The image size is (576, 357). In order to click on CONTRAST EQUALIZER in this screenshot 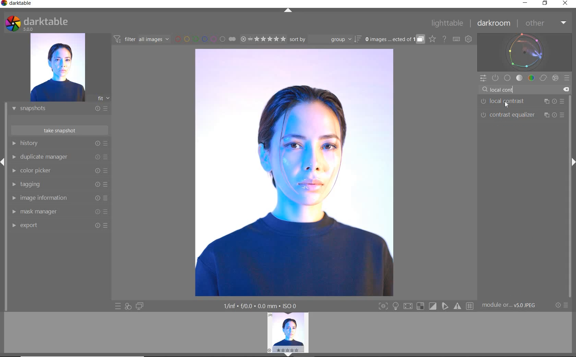, I will do `click(522, 115)`.